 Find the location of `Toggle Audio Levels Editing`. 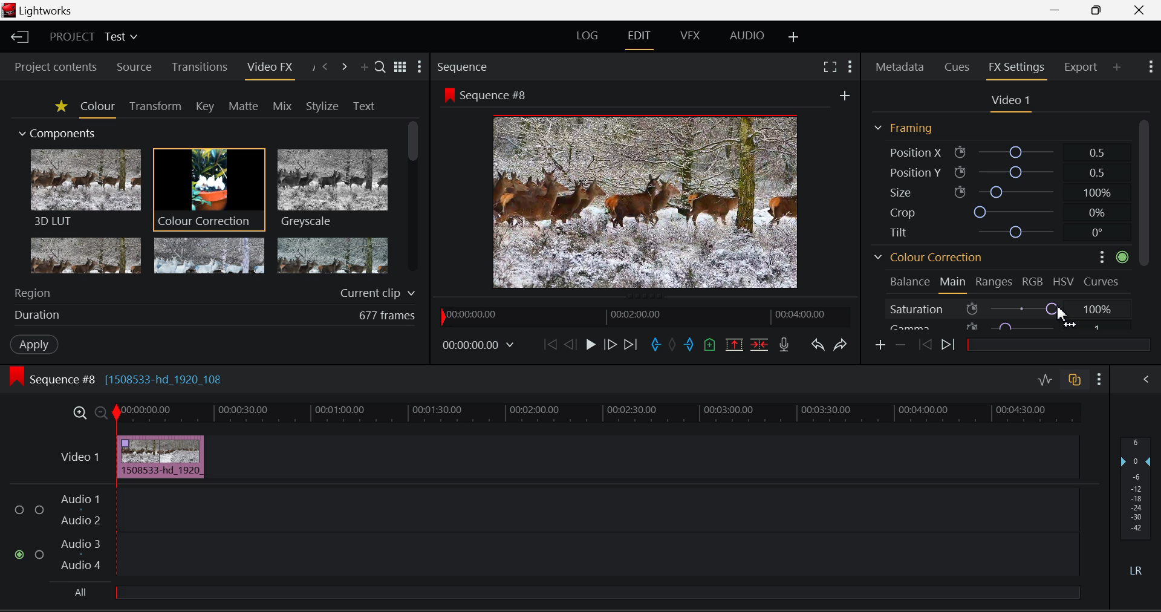

Toggle Audio Levels Editing is located at coordinates (1044, 382).